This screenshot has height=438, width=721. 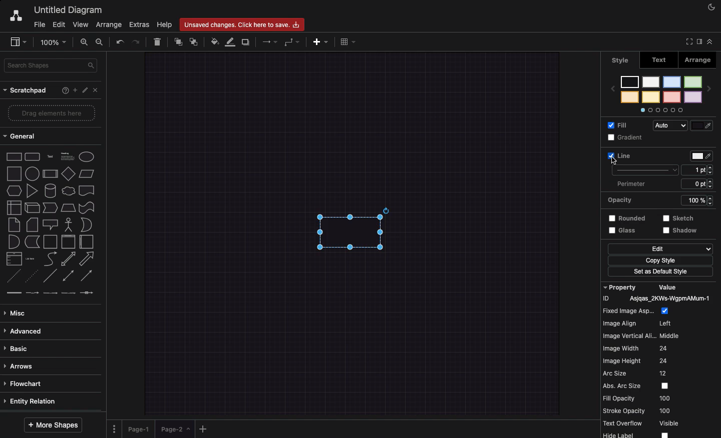 What do you see at coordinates (203, 428) in the screenshot?
I see `Add` at bounding box center [203, 428].